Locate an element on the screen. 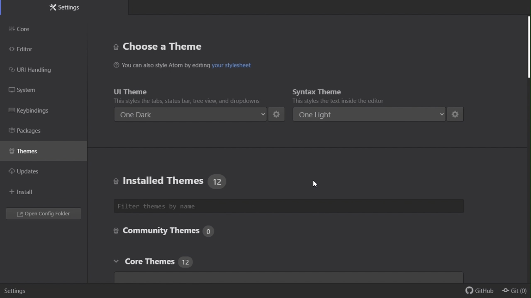 The image size is (531, 298). Settings. is located at coordinates (16, 291).